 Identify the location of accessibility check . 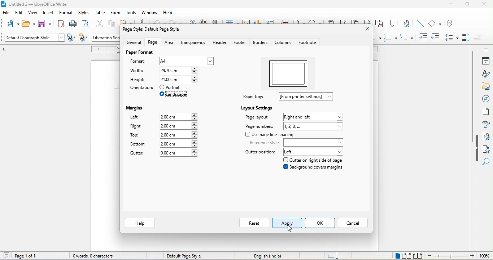
(487, 150).